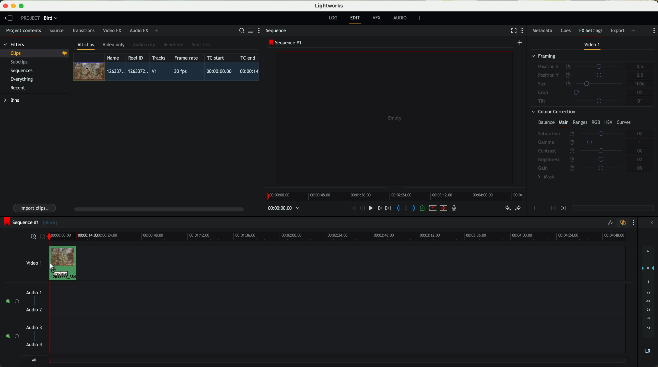 This screenshot has width=658, height=367. Describe the element at coordinates (115, 58) in the screenshot. I see `name` at that location.